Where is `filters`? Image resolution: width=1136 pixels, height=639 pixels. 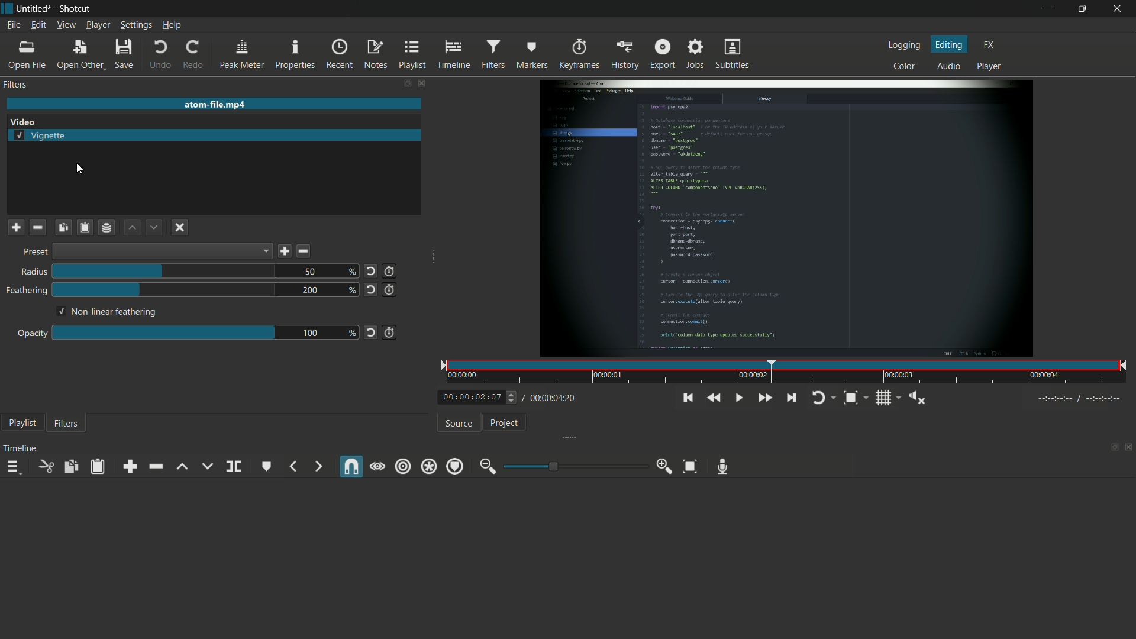
filters is located at coordinates (67, 422).